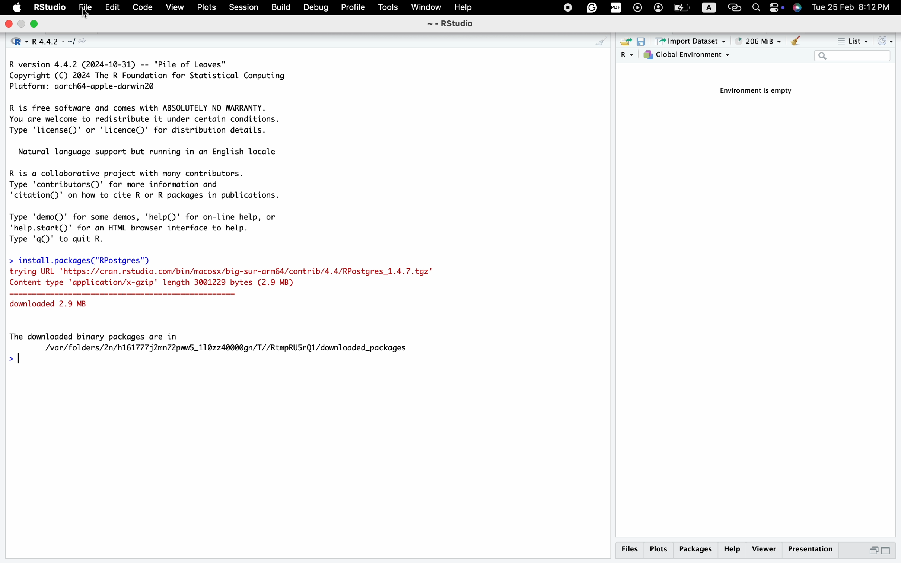  What do you see at coordinates (592, 8) in the screenshot?
I see `grammarly` at bounding box center [592, 8].